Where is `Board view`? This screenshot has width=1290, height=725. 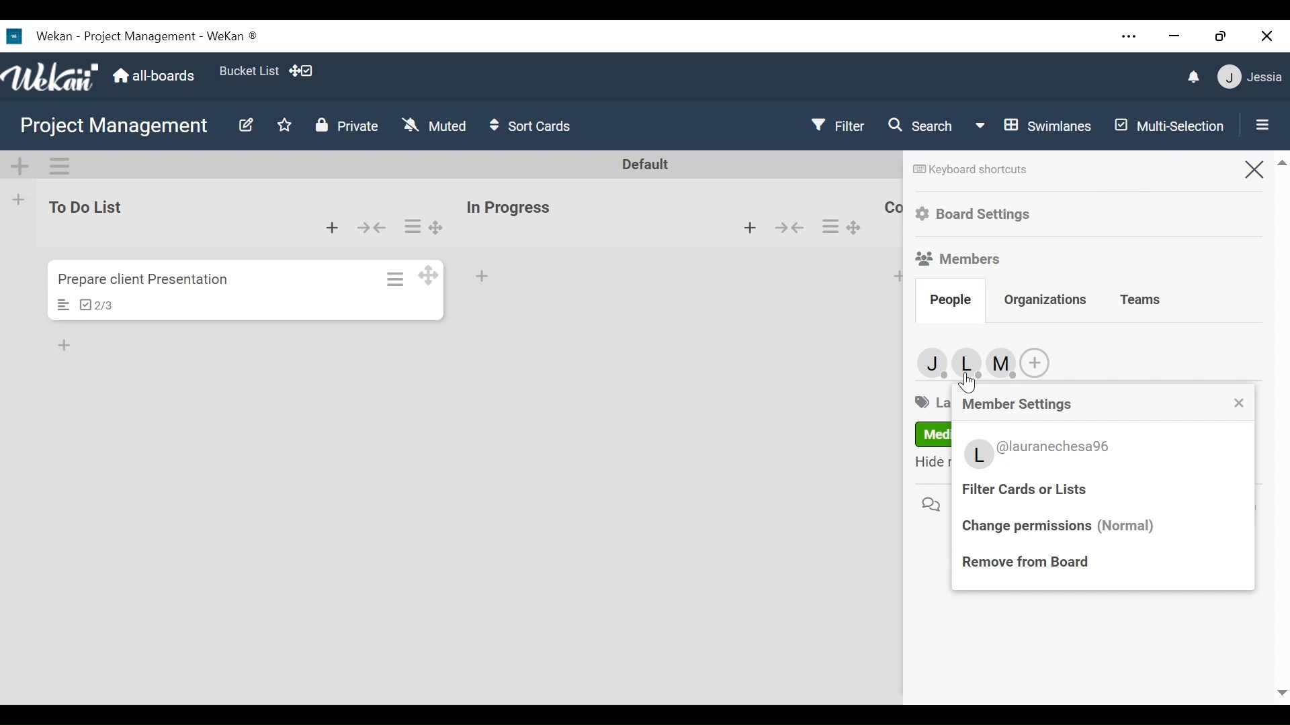 Board view is located at coordinates (1034, 126).